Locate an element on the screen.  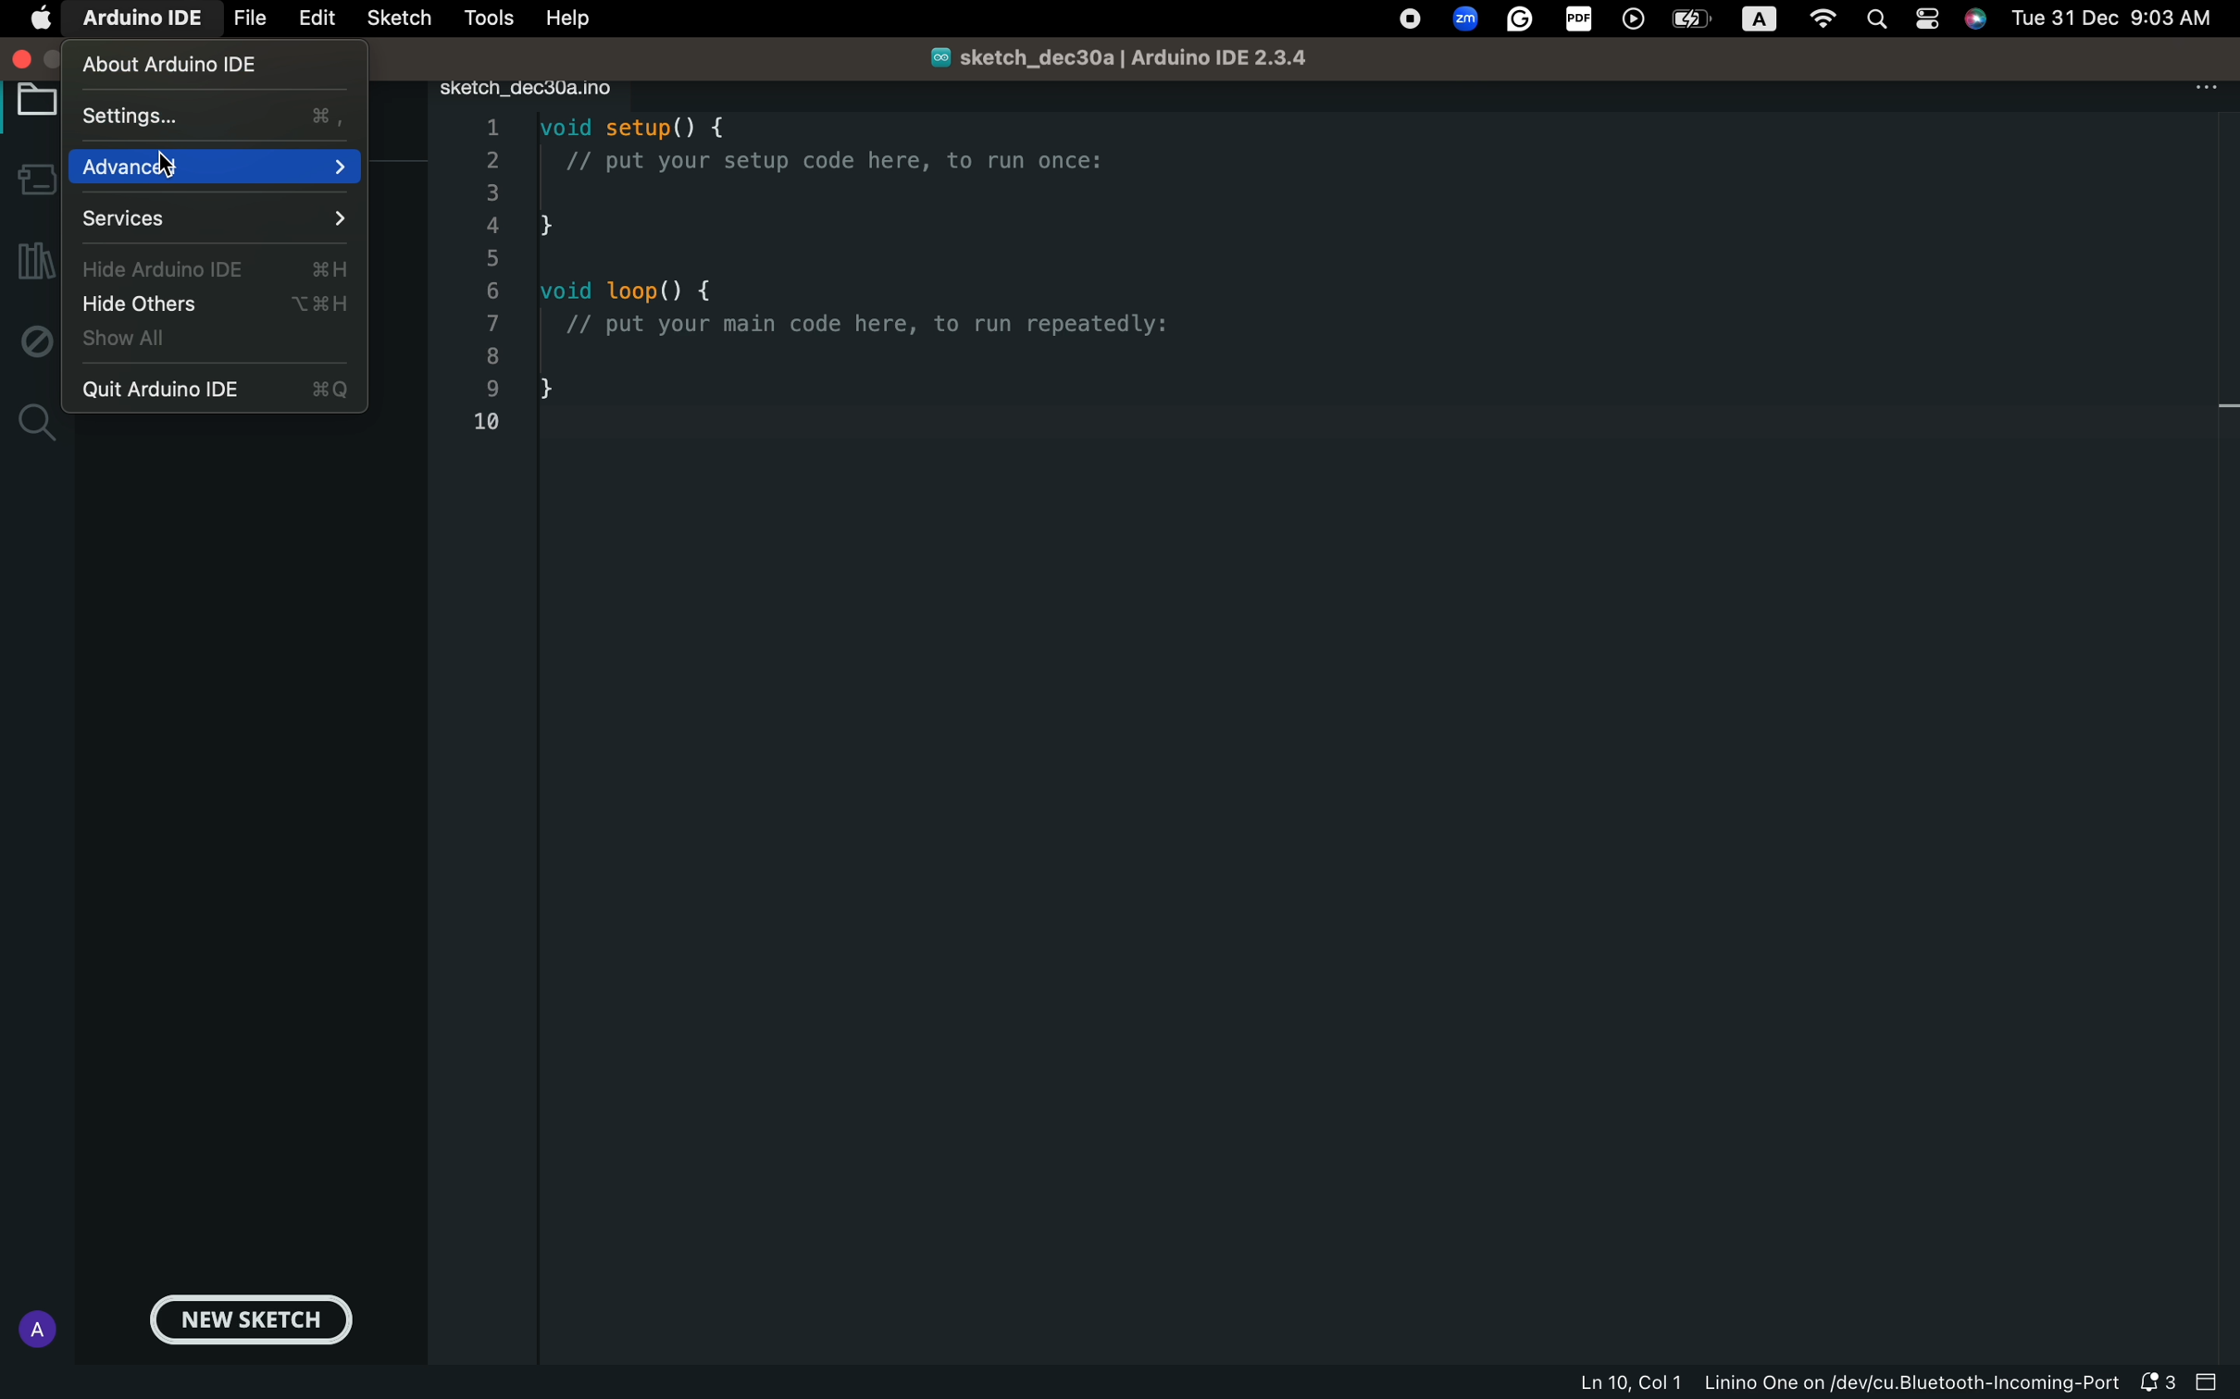
Switch is located at coordinates (1929, 20).